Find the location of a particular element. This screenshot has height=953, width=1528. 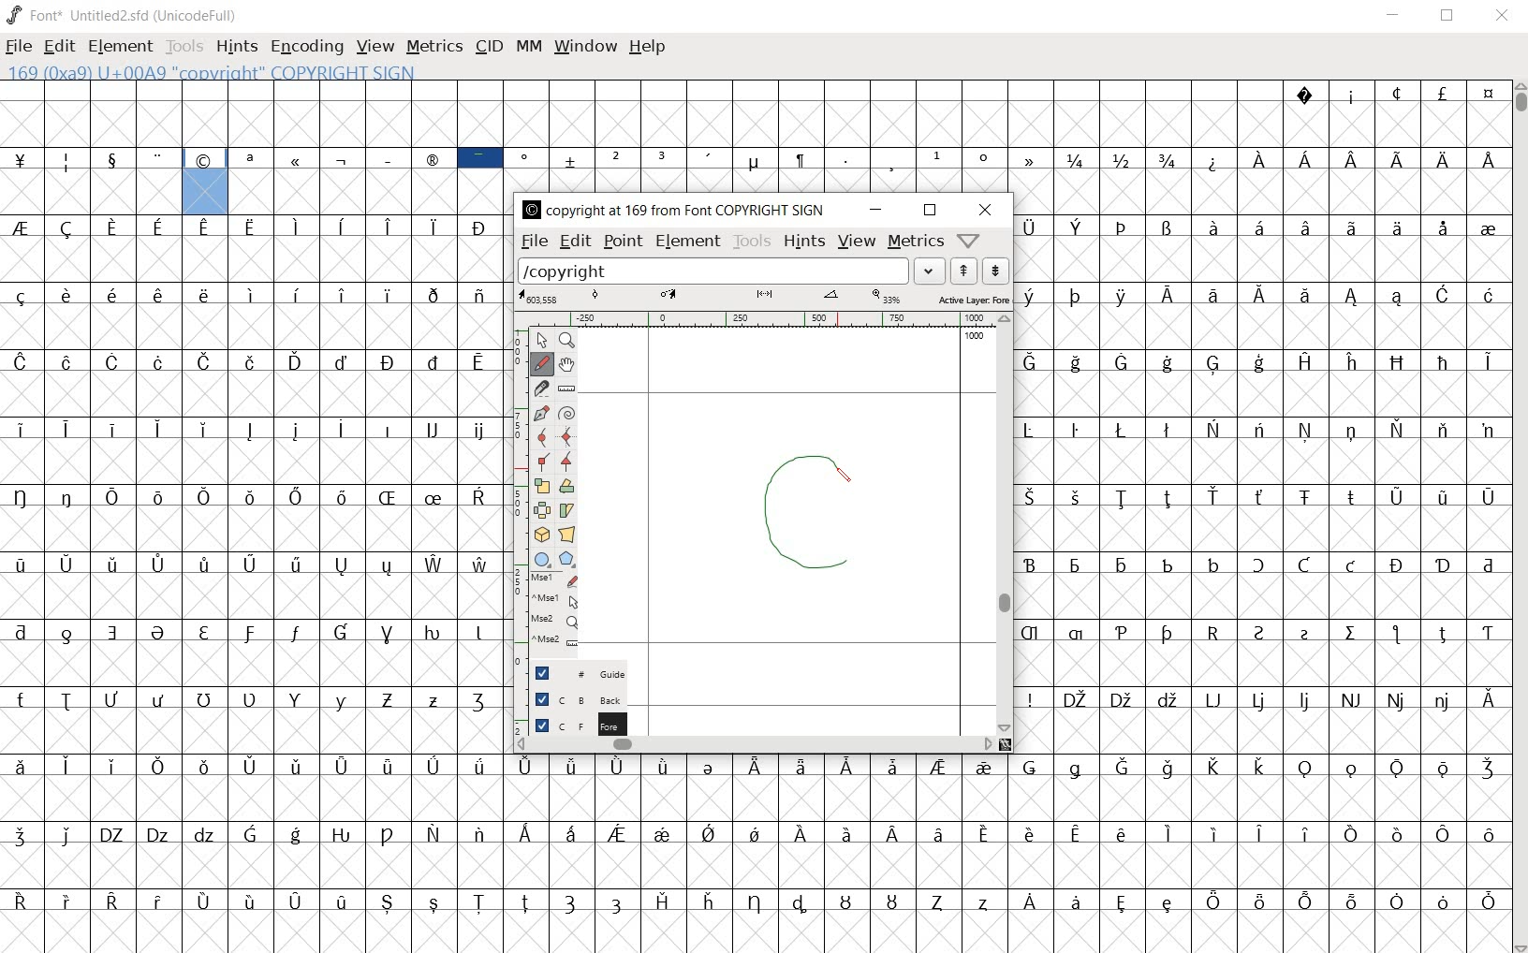

ruler is located at coordinates (762, 319).